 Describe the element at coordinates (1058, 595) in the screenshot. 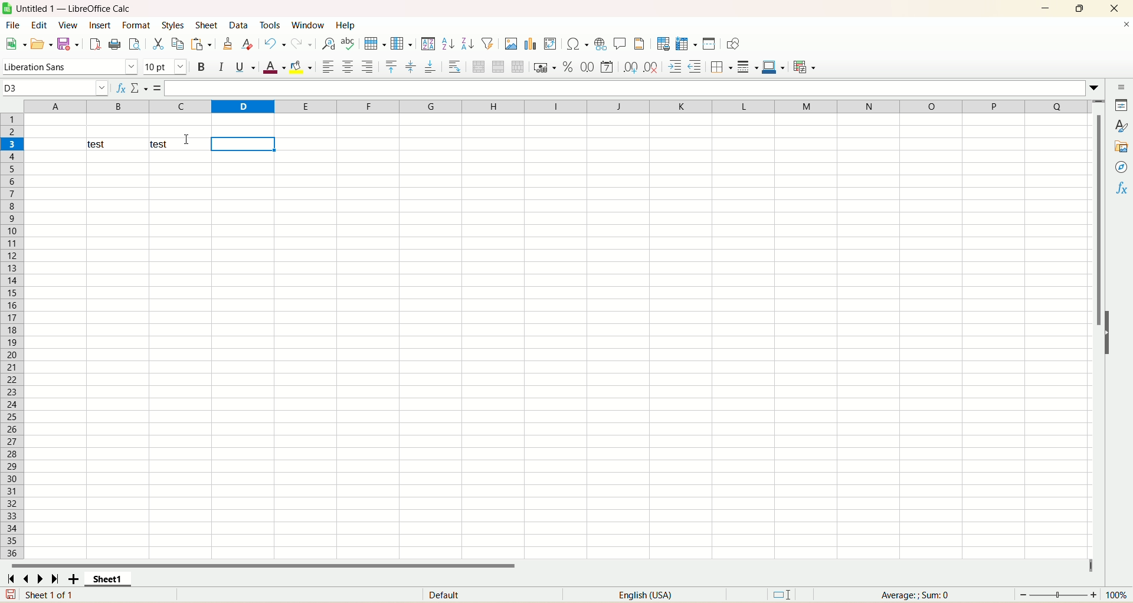

I see `zoom bar` at that location.